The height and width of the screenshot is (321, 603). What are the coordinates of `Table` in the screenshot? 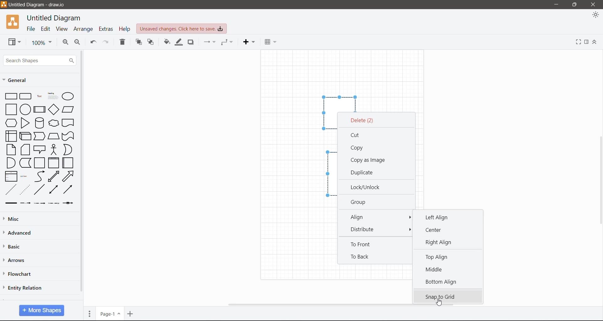 It's located at (270, 41).